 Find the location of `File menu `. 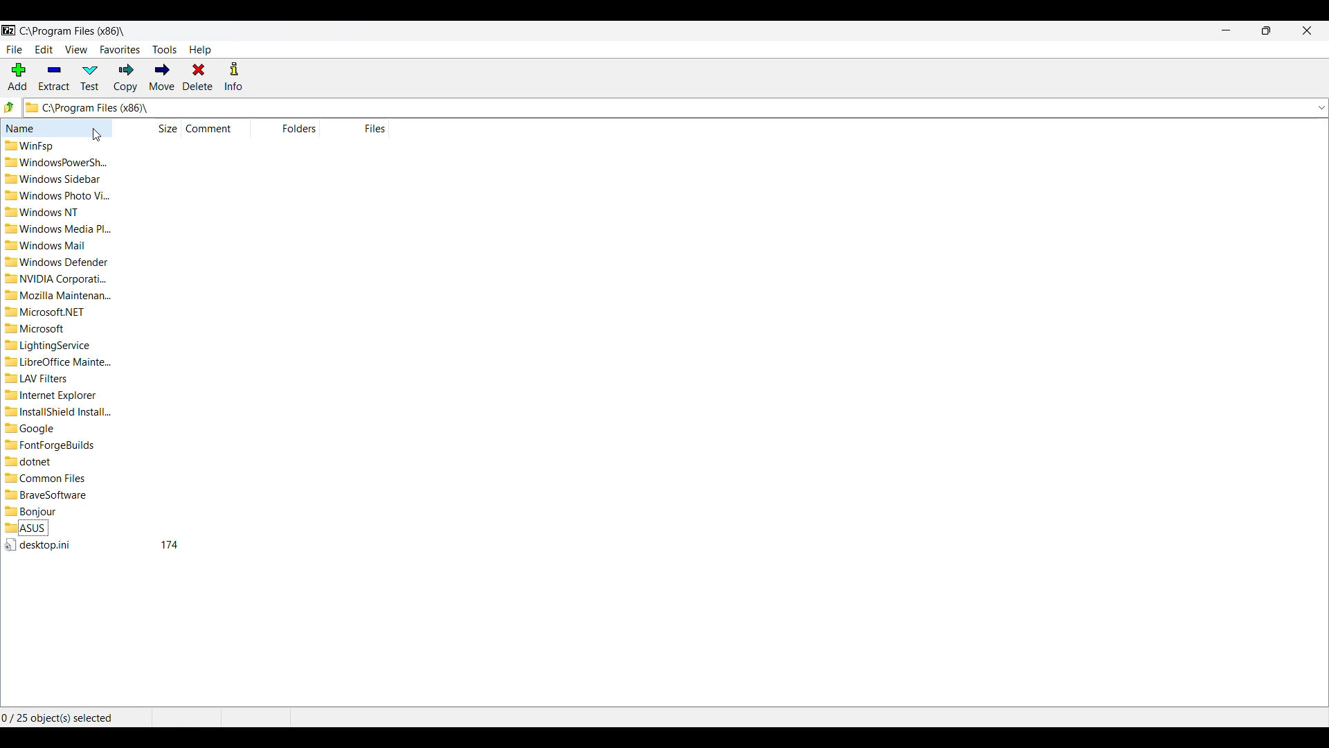

File menu  is located at coordinates (15, 50).